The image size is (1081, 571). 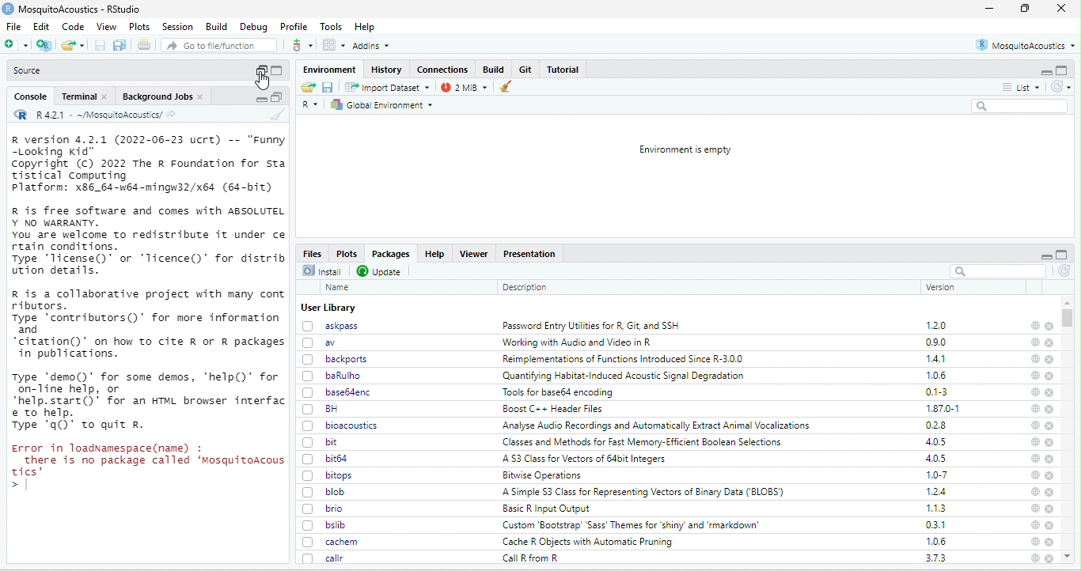 I want to click on close, so click(x=1049, y=393).